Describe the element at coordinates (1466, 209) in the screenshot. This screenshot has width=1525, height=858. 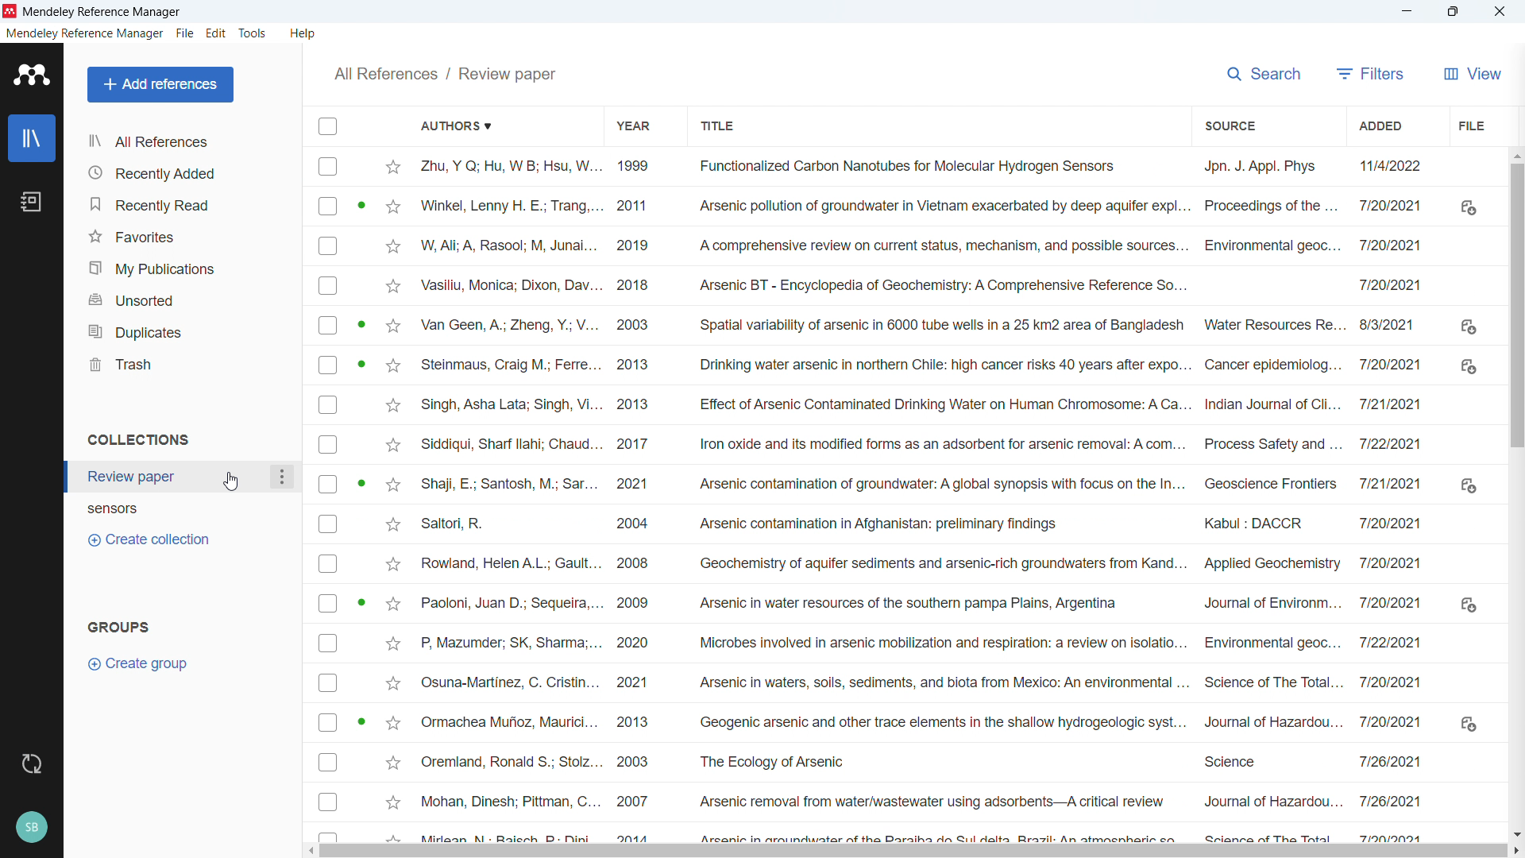
I see `settings` at that location.